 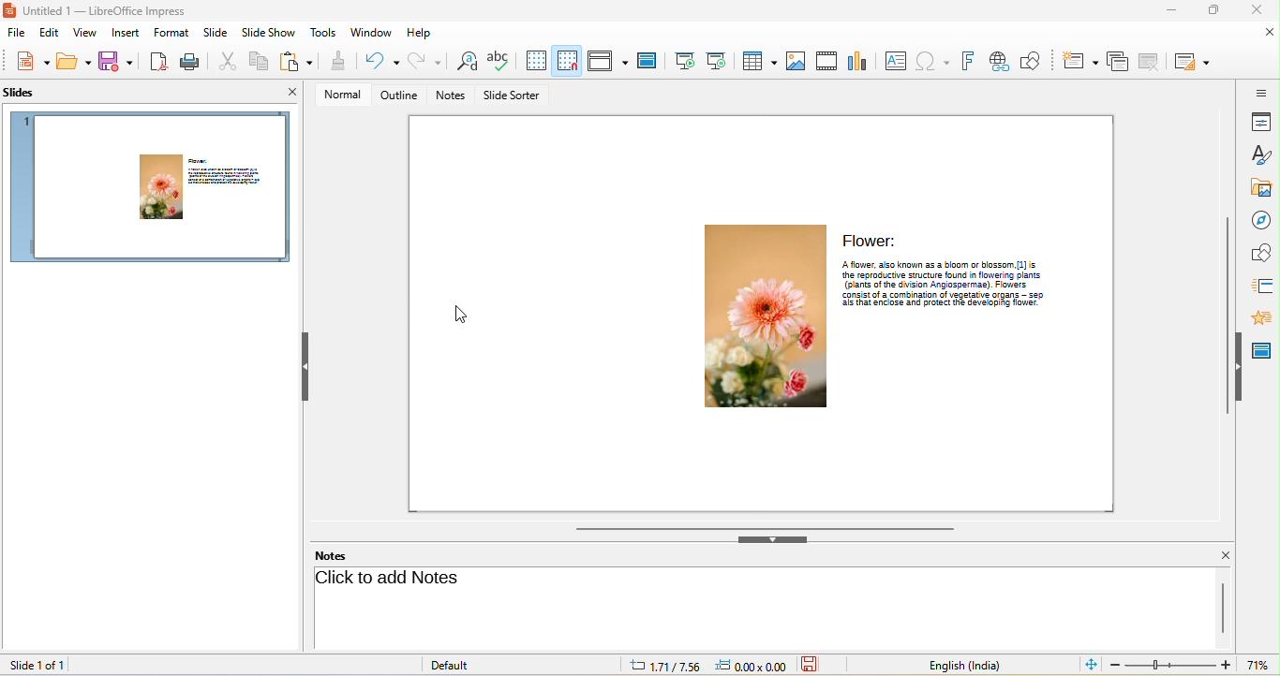 I want to click on start from current slide, so click(x=719, y=61).